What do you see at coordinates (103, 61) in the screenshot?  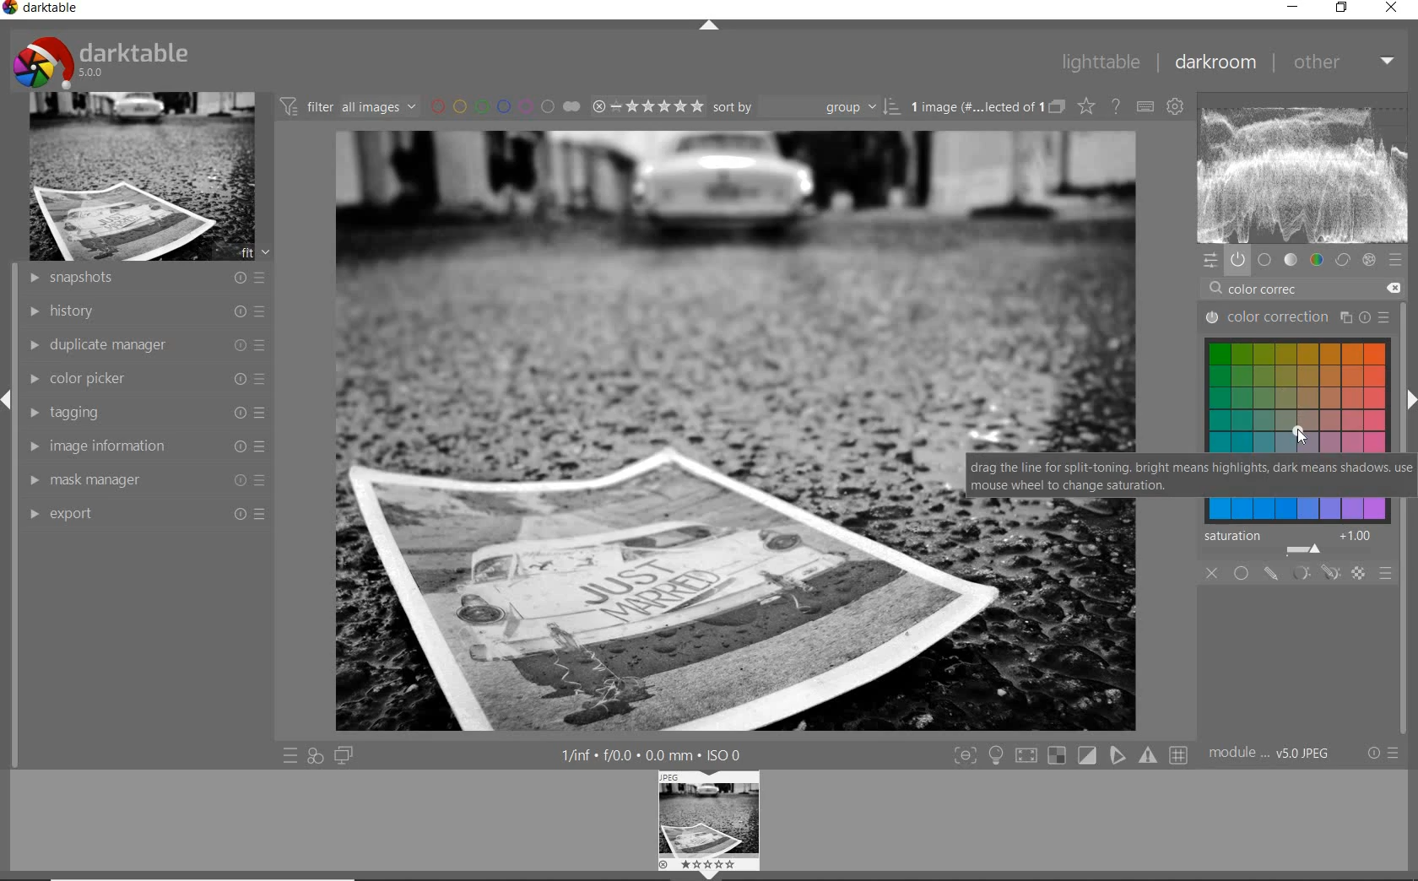 I see `darktable` at bounding box center [103, 61].